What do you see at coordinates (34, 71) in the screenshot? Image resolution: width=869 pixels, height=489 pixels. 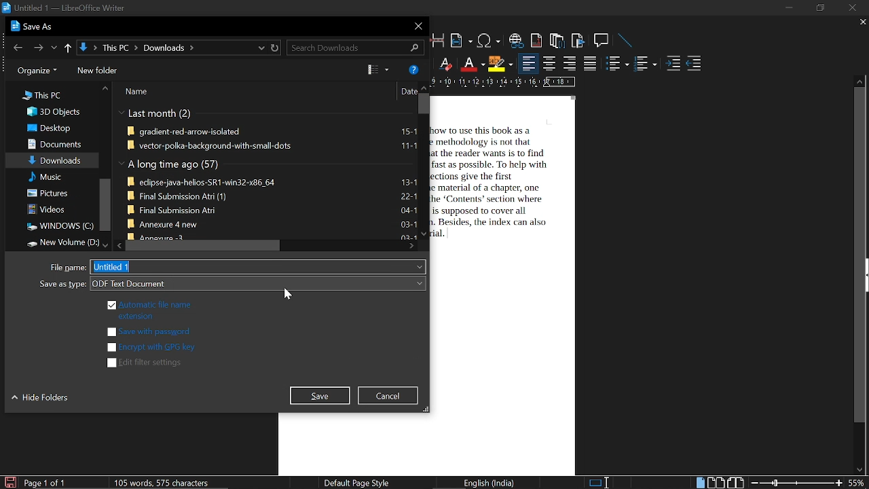 I see `organize` at bounding box center [34, 71].